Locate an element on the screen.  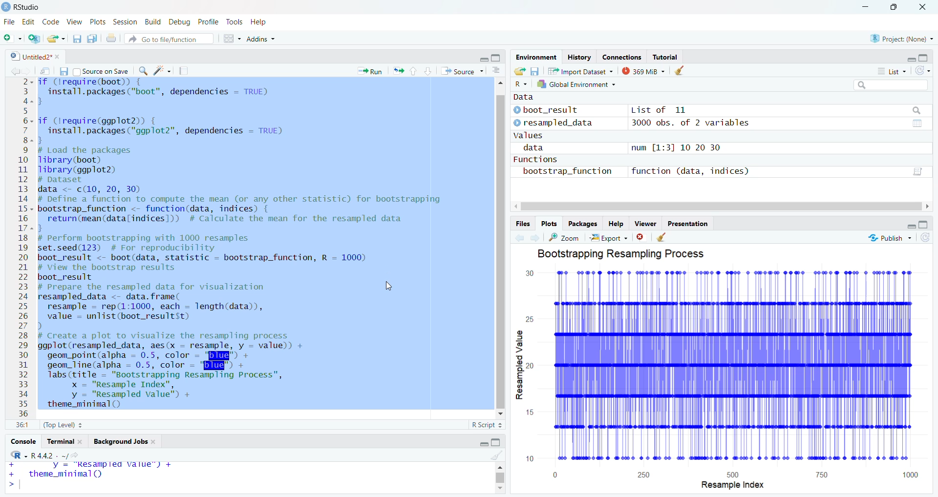
minimize is located at coordinates (865, 8).